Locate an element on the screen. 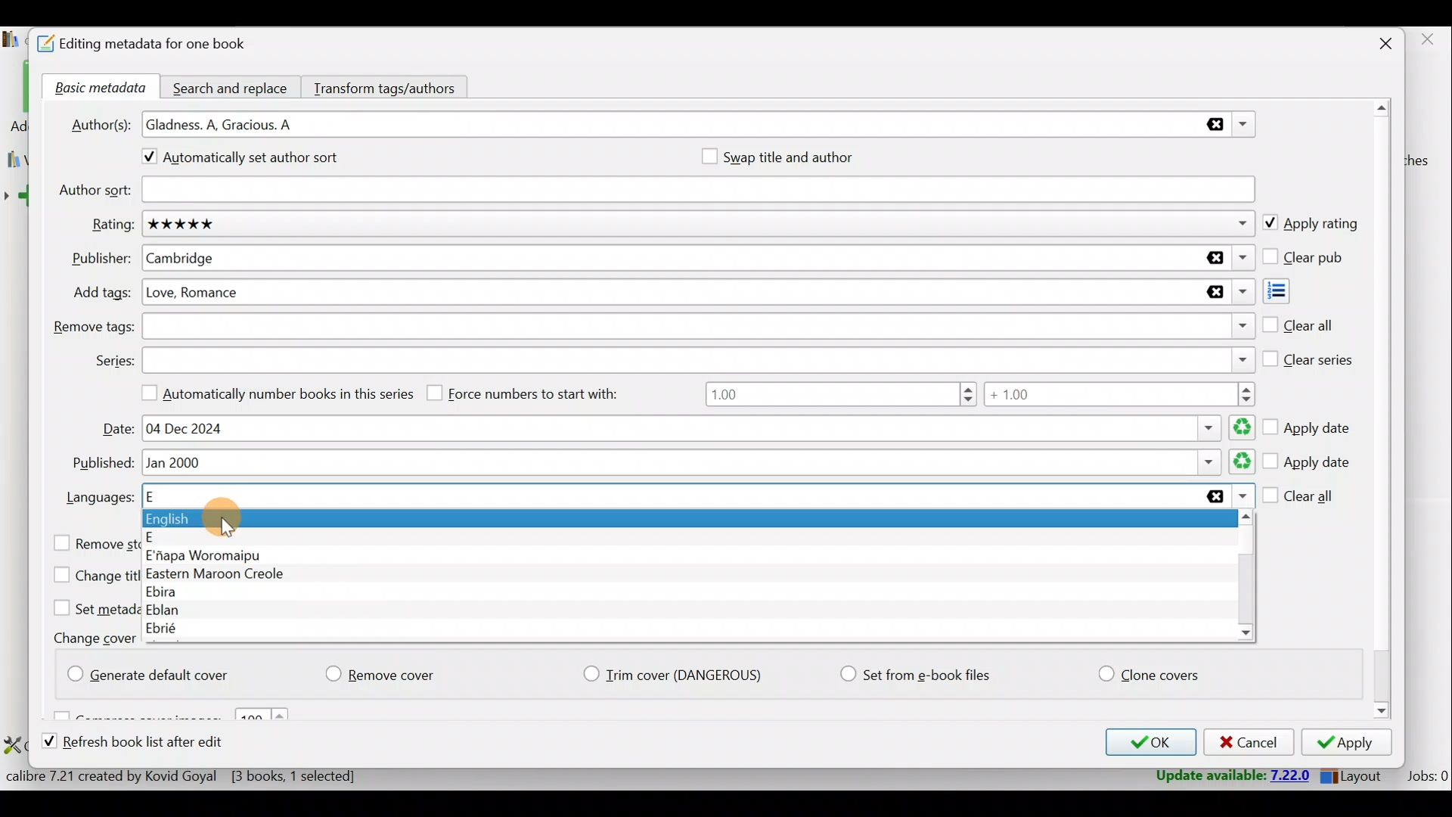  Editing metadata for one book is located at coordinates (160, 45).